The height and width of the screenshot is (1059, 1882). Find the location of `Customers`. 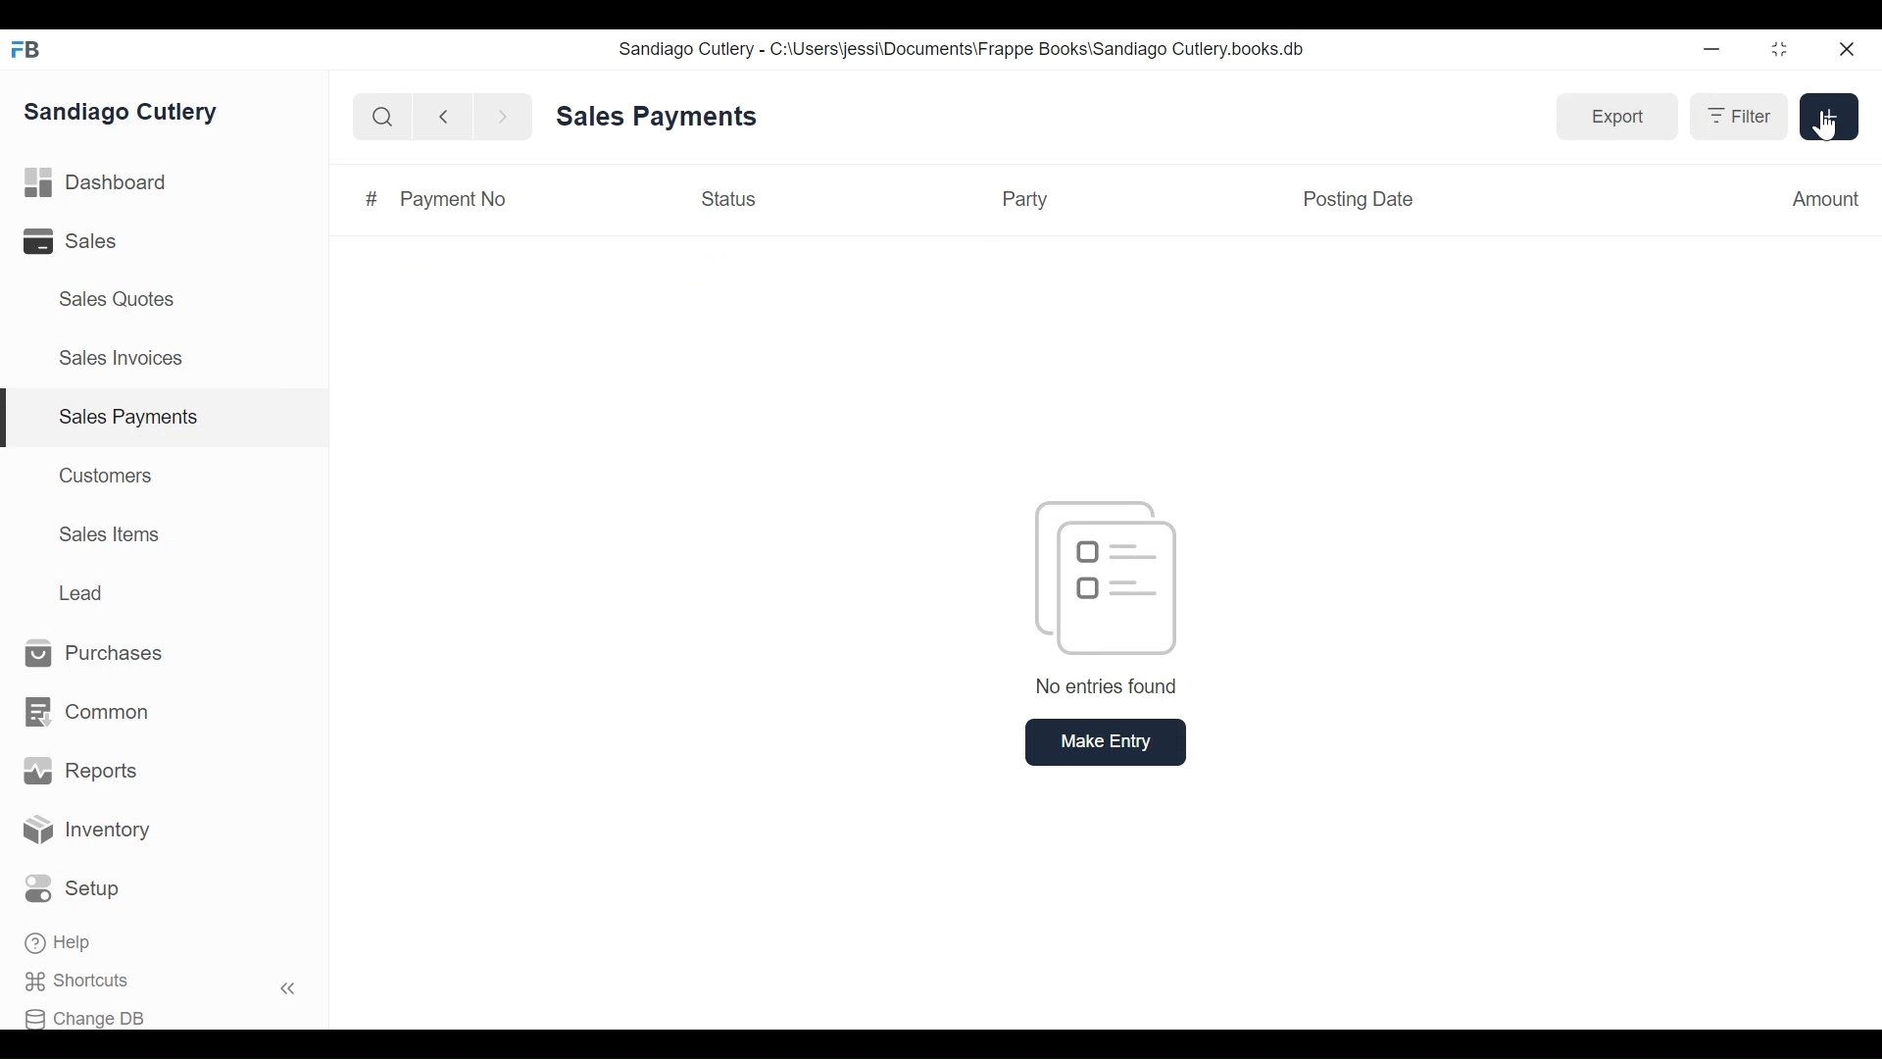

Customers is located at coordinates (108, 475).